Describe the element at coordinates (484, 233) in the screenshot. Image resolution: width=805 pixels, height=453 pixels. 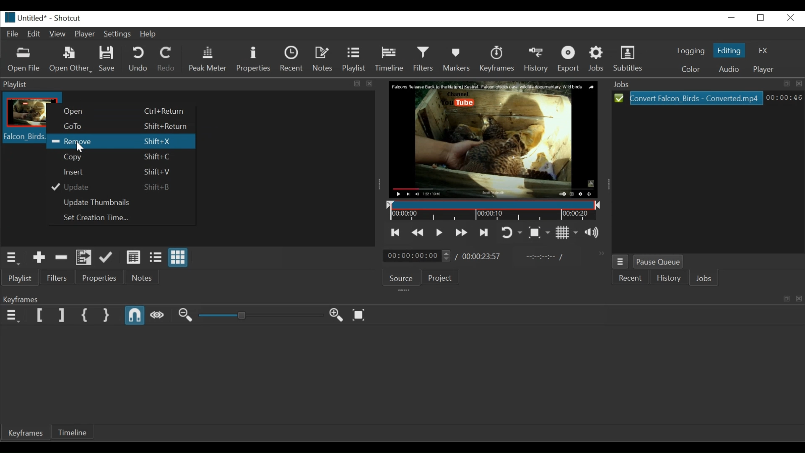
I see `Skip to the next point` at that location.